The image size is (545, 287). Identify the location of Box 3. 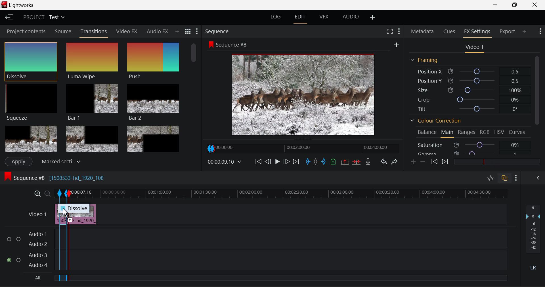
(154, 138).